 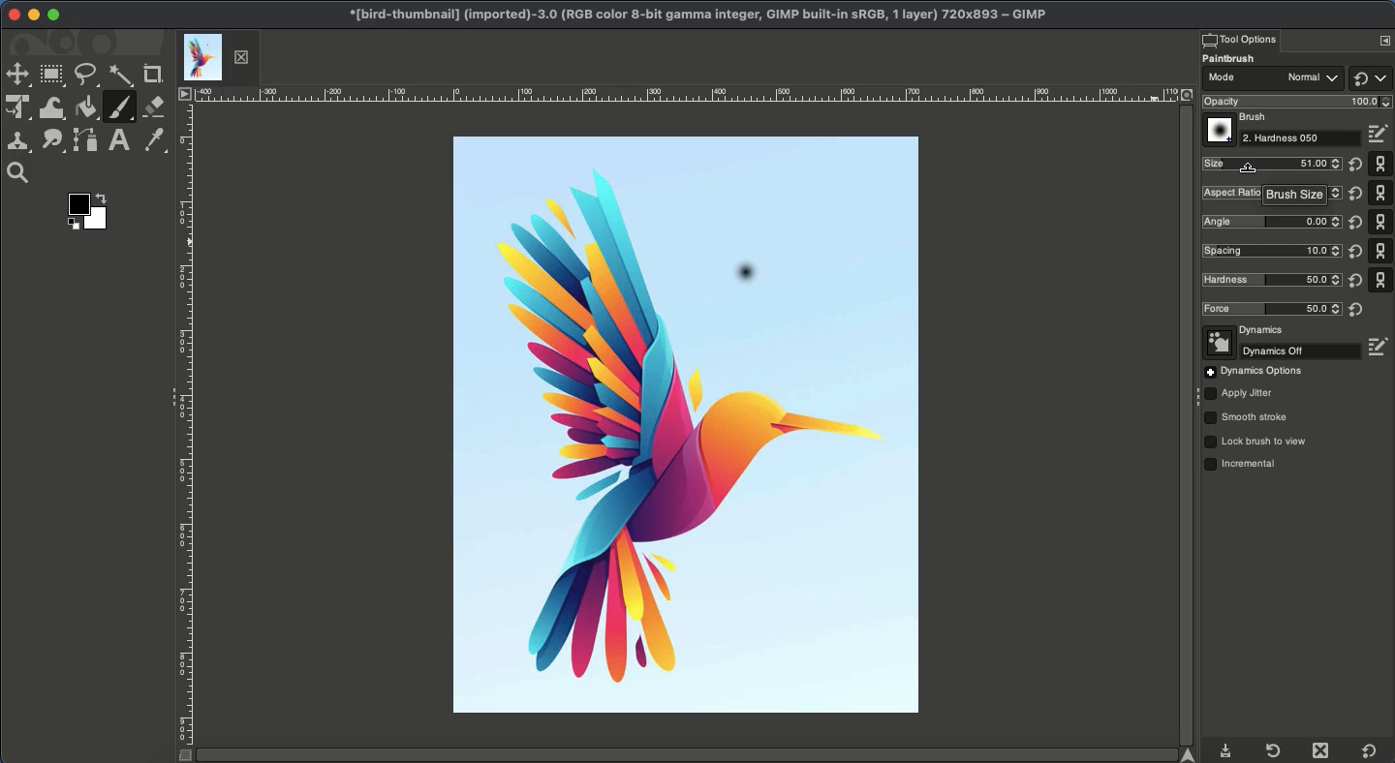 What do you see at coordinates (18, 144) in the screenshot?
I see `Clone` at bounding box center [18, 144].